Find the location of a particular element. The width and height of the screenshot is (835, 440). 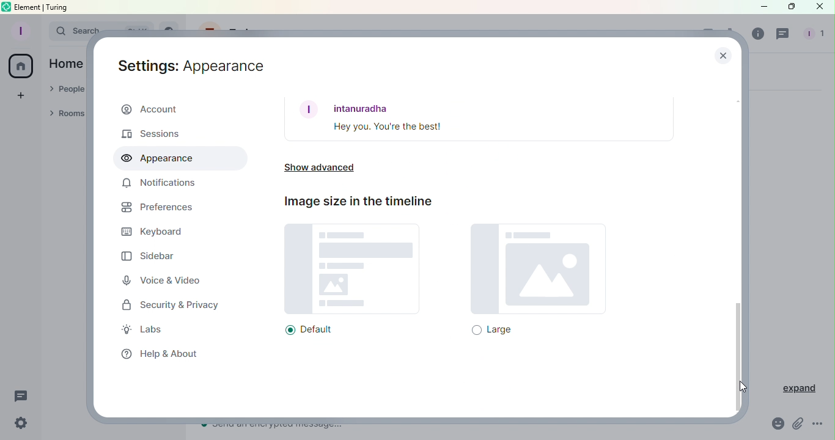

Help and about is located at coordinates (156, 353).